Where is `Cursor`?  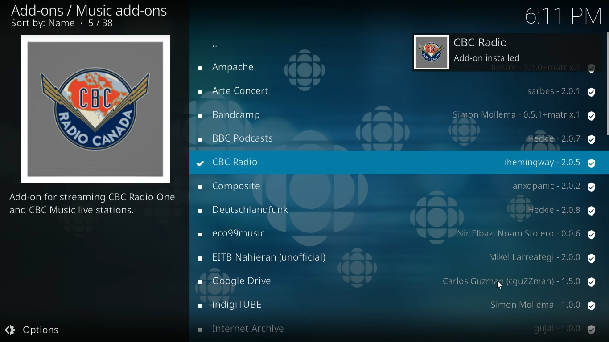
Cursor is located at coordinates (501, 285).